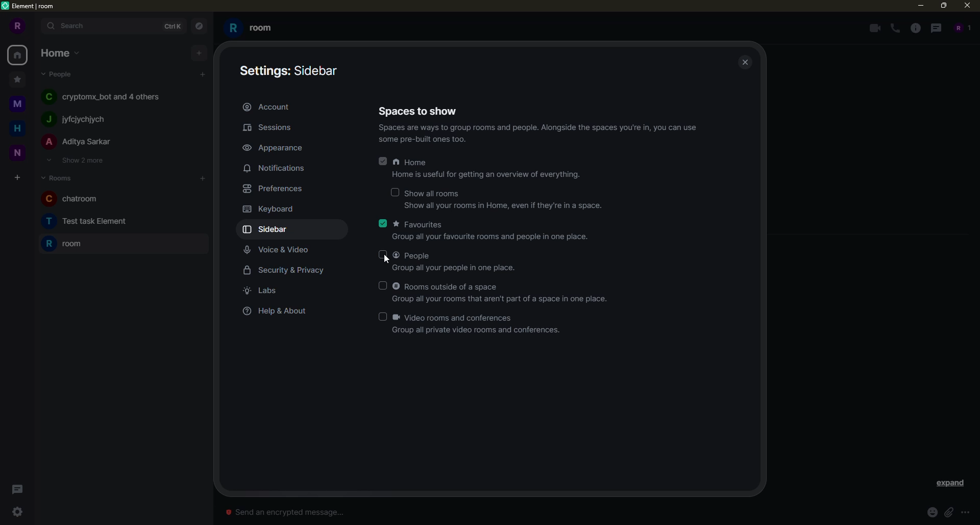 This screenshot has width=980, height=525. What do you see at coordinates (16, 27) in the screenshot?
I see `r` at bounding box center [16, 27].